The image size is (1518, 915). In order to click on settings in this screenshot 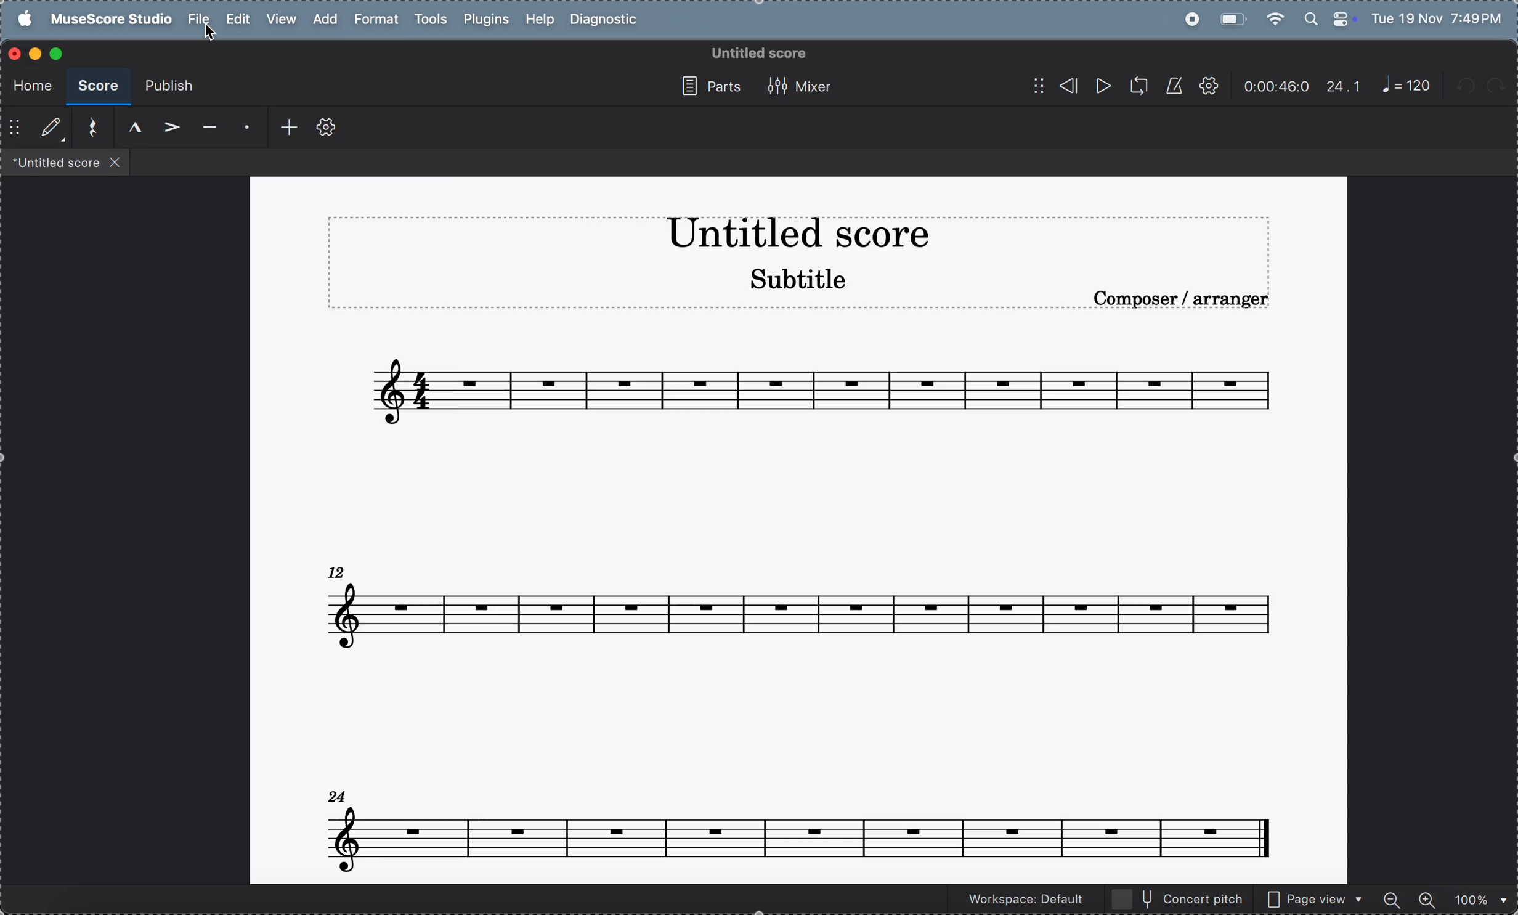, I will do `click(1208, 87)`.